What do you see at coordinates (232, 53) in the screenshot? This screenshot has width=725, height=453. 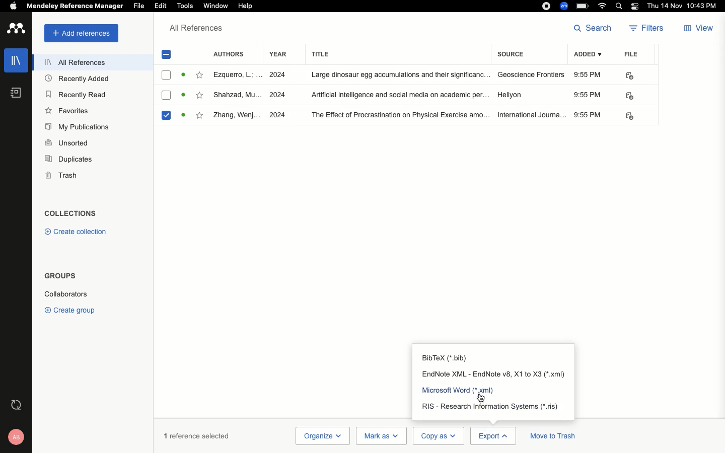 I see `Authors` at bounding box center [232, 53].